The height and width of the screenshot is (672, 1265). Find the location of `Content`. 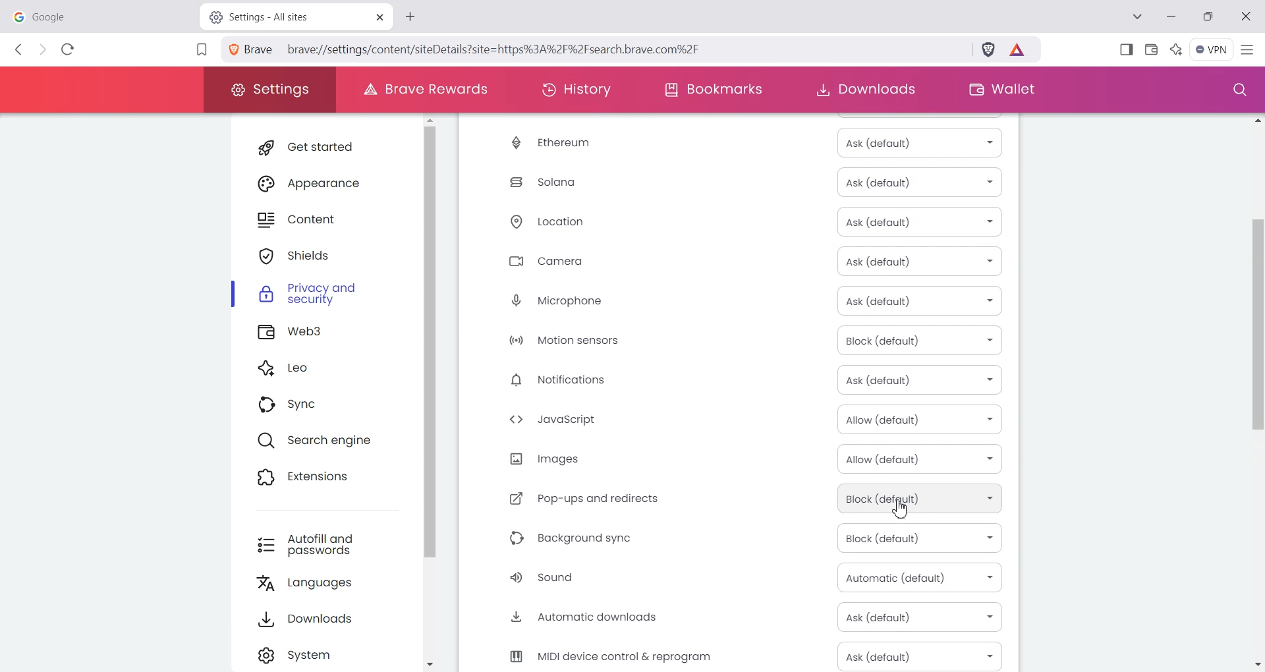

Content is located at coordinates (325, 220).